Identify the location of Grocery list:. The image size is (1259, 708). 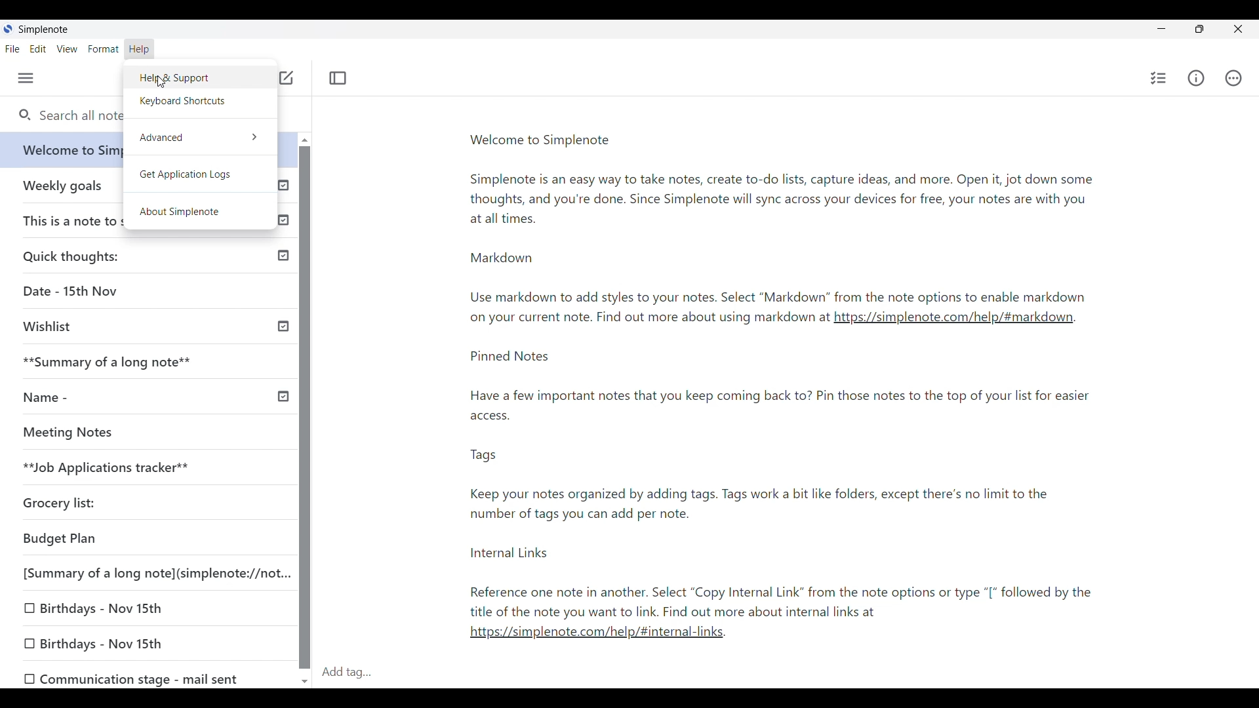
(62, 500).